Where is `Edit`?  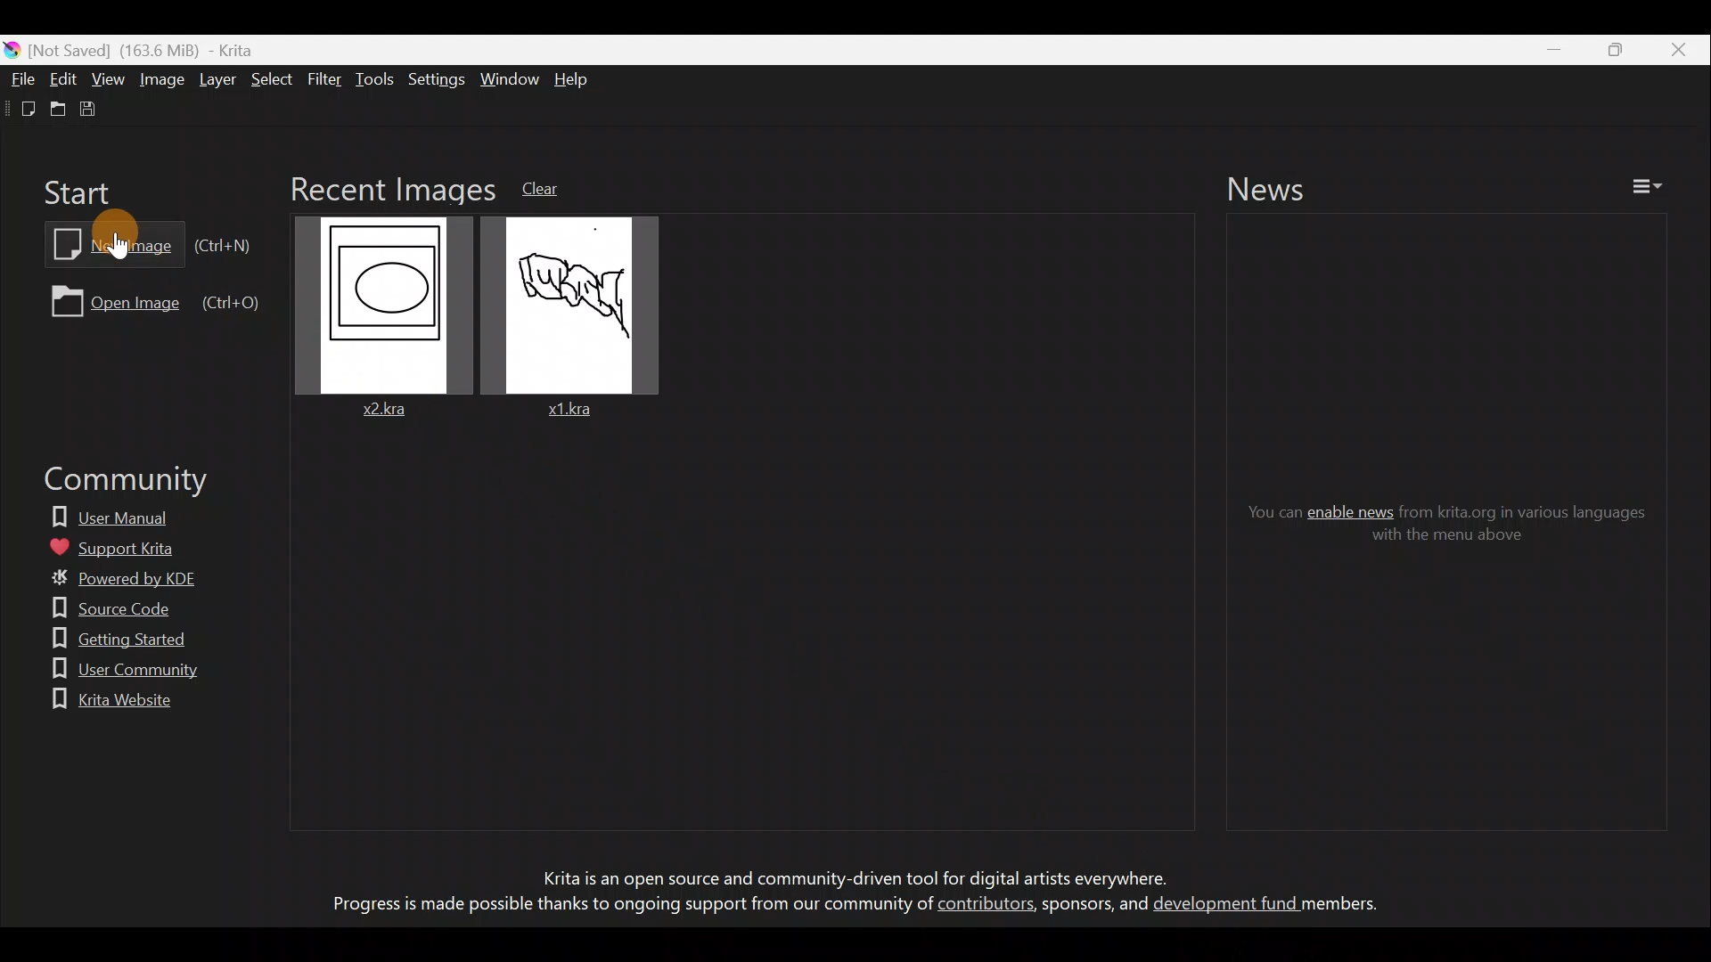 Edit is located at coordinates (64, 78).